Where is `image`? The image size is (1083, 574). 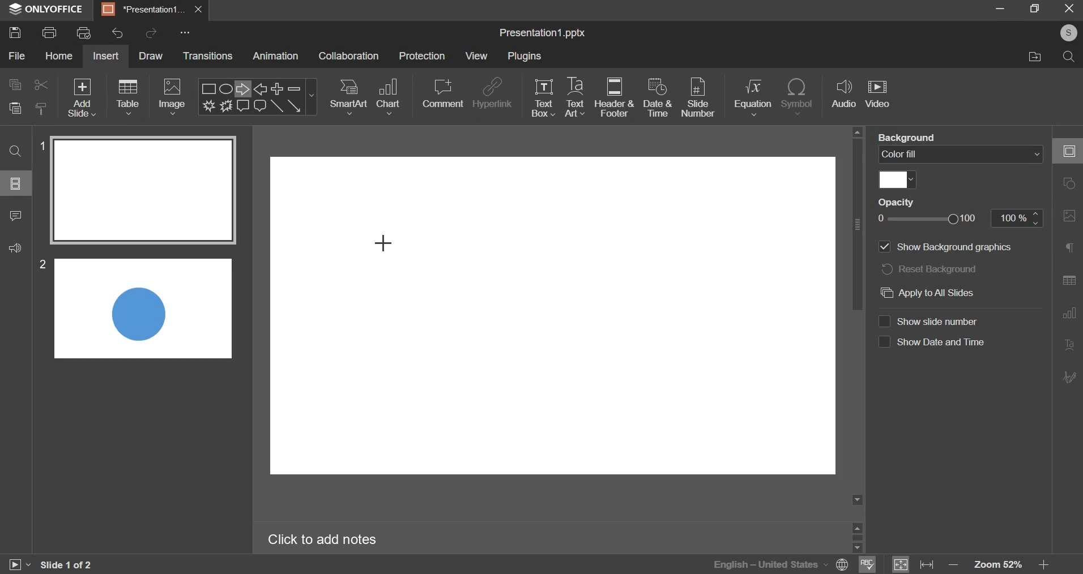 image is located at coordinates (173, 96).